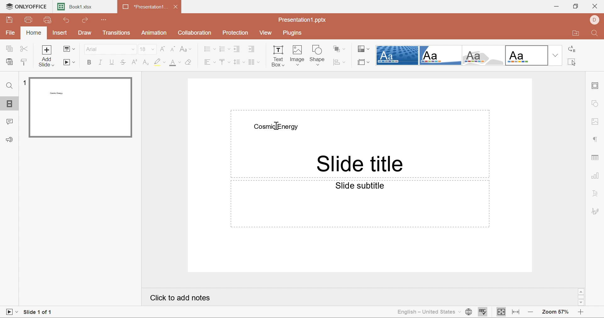 This screenshot has width=604, height=318. What do you see at coordinates (255, 63) in the screenshot?
I see `Insert columns` at bounding box center [255, 63].